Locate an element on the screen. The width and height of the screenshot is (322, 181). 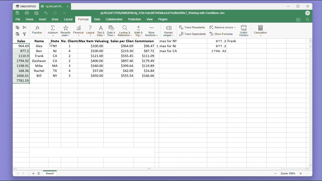
quick print is located at coordinates (37, 13).